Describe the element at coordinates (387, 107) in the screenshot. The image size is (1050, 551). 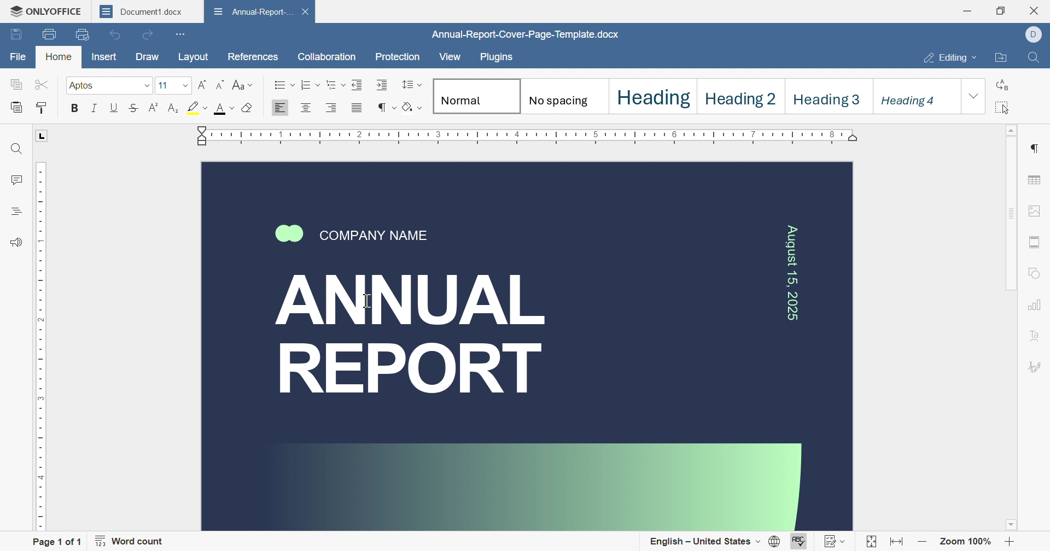
I see `nonprinting characters` at that location.